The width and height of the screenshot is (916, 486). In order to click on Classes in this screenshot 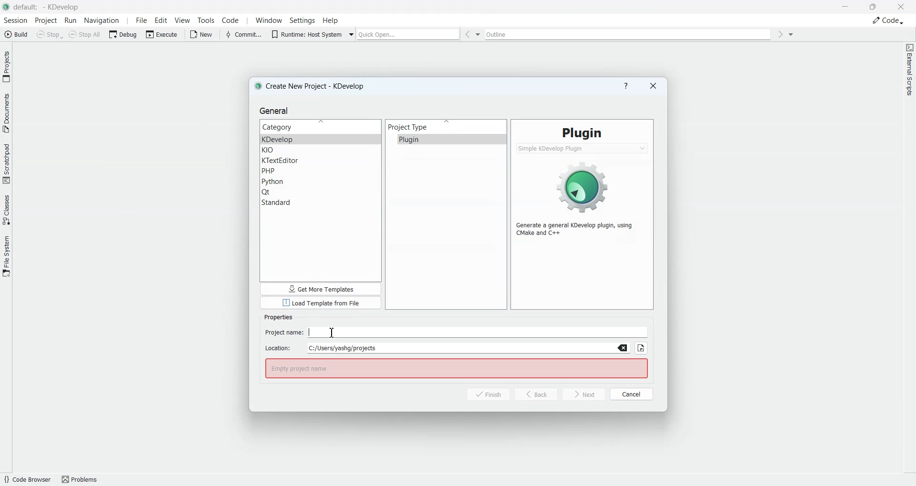, I will do `click(7, 209)`.